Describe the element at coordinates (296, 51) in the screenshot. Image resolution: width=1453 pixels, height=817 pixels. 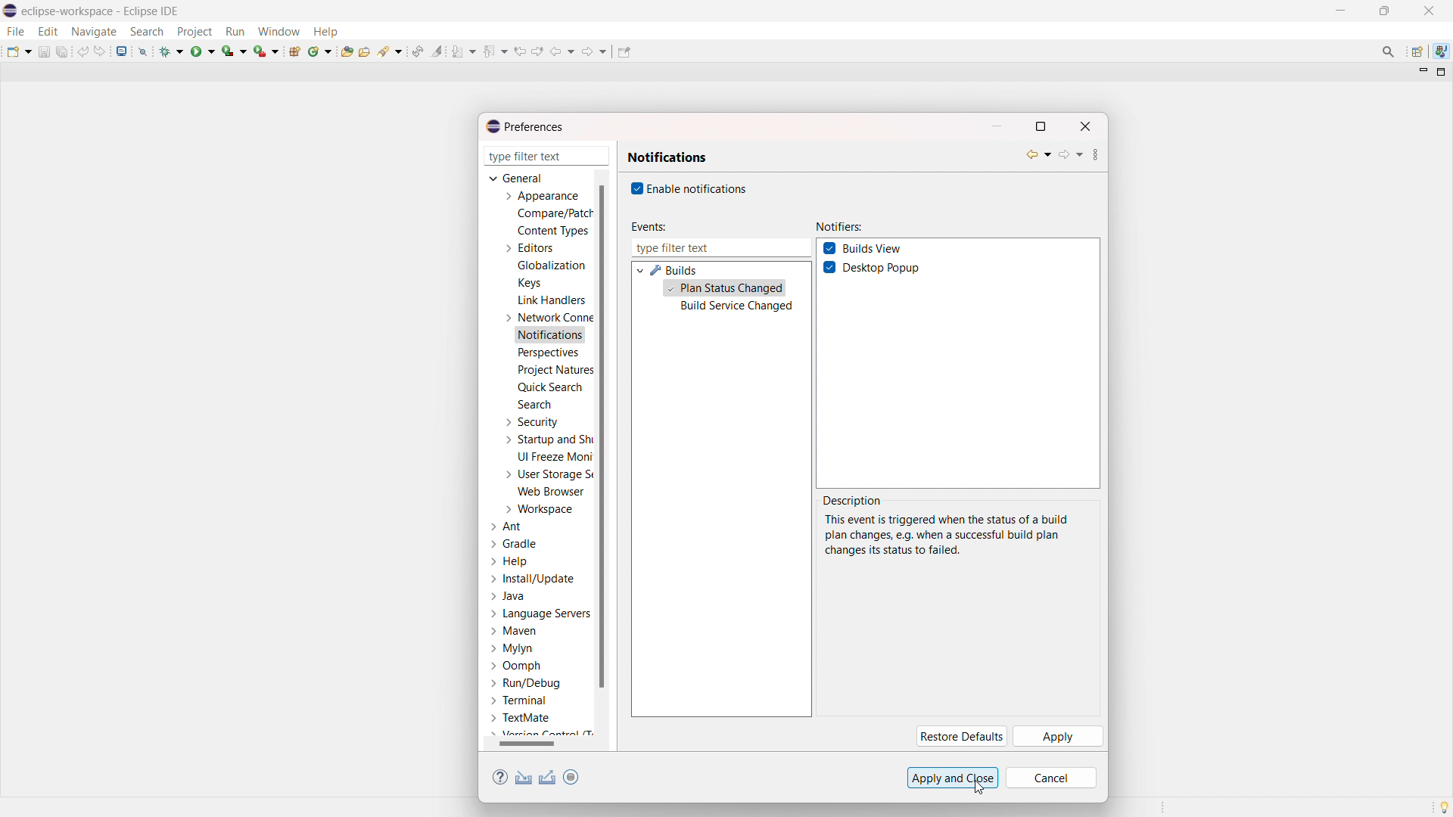
I see `new java project` at that location.